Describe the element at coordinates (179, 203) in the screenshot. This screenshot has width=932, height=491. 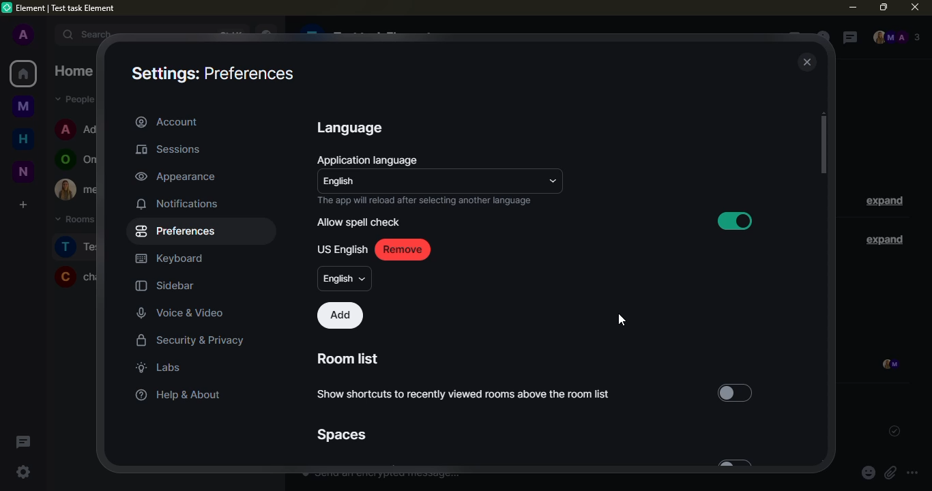
I see `notifications` at that location.